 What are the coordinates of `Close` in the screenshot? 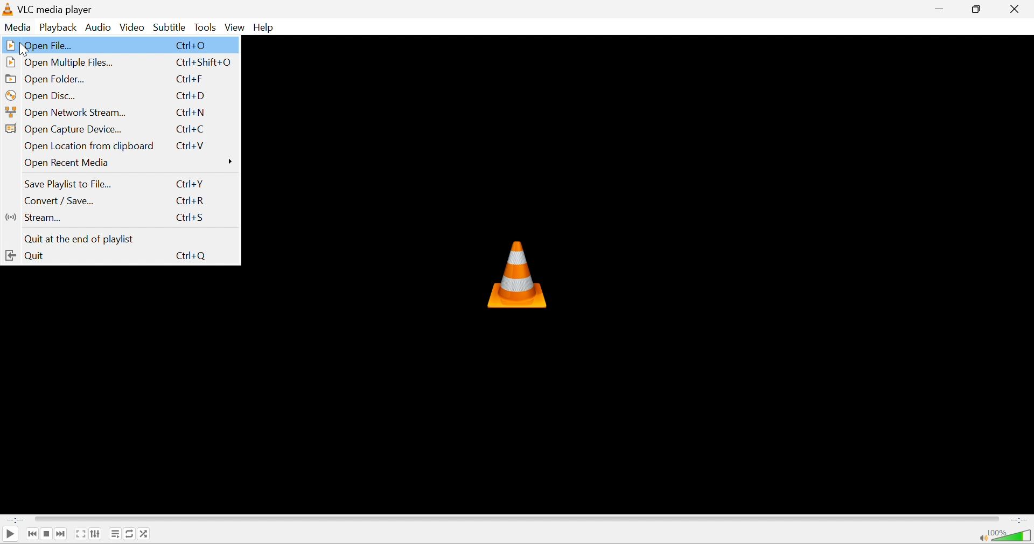 It's located at (1018, 9).